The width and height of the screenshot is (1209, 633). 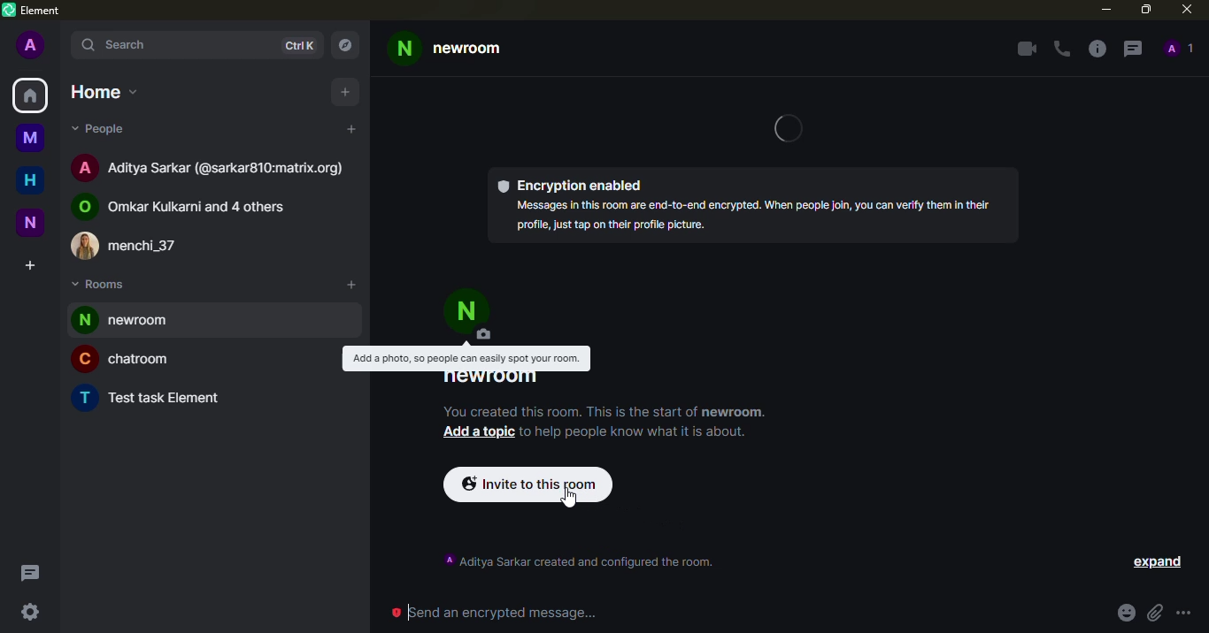 I want to click on home, so click(x=30, y=95).